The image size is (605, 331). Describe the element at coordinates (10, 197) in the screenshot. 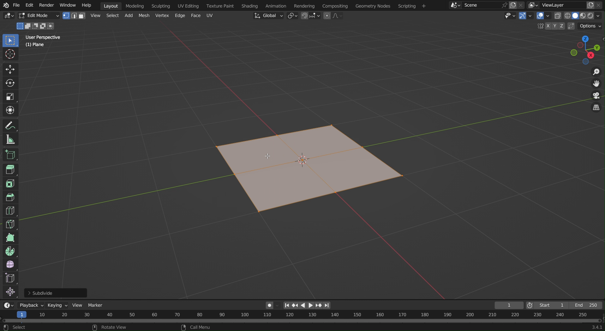

I see `Bevel ` at that location.